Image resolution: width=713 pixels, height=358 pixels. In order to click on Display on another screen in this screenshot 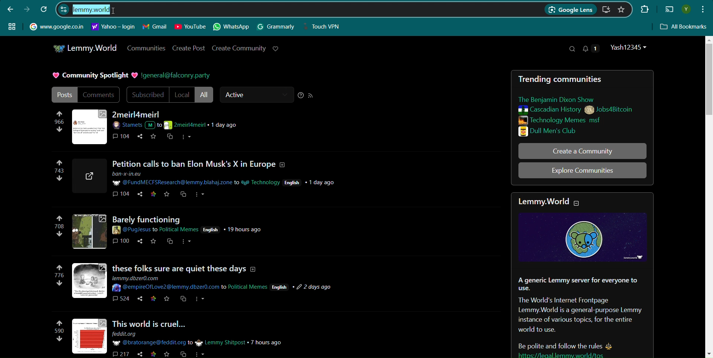, I will do `click(669, 10)`.